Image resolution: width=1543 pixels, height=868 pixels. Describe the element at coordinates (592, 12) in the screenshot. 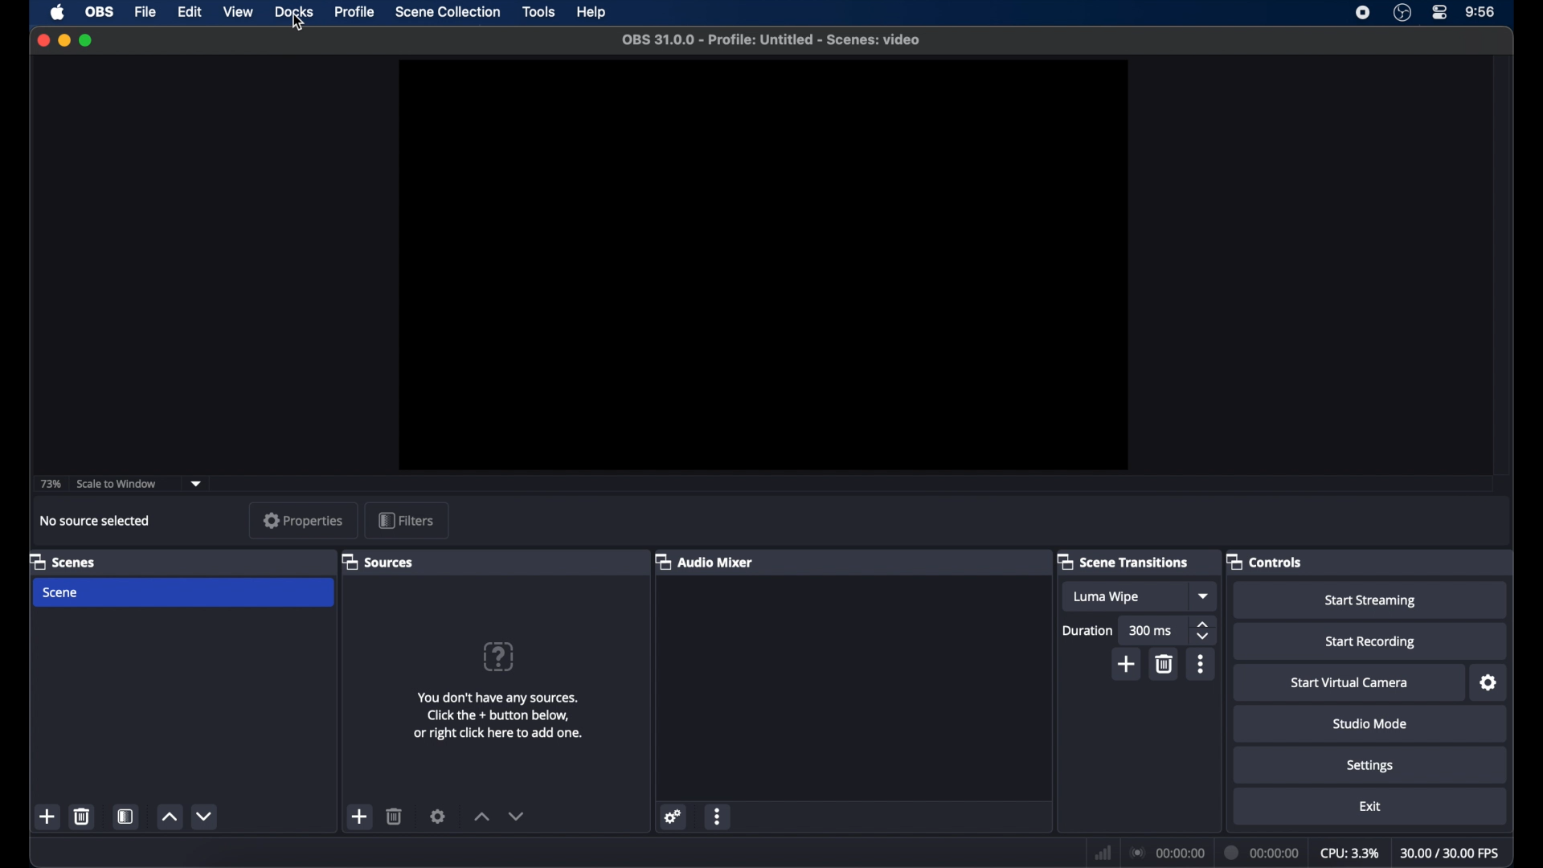

I see `help` at that location.